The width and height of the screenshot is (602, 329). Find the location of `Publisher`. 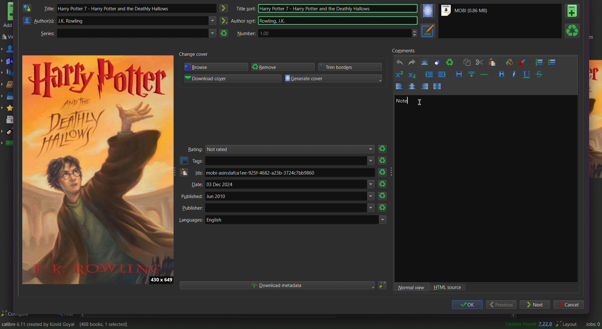

Publisher is located at coordinates (191, 208).